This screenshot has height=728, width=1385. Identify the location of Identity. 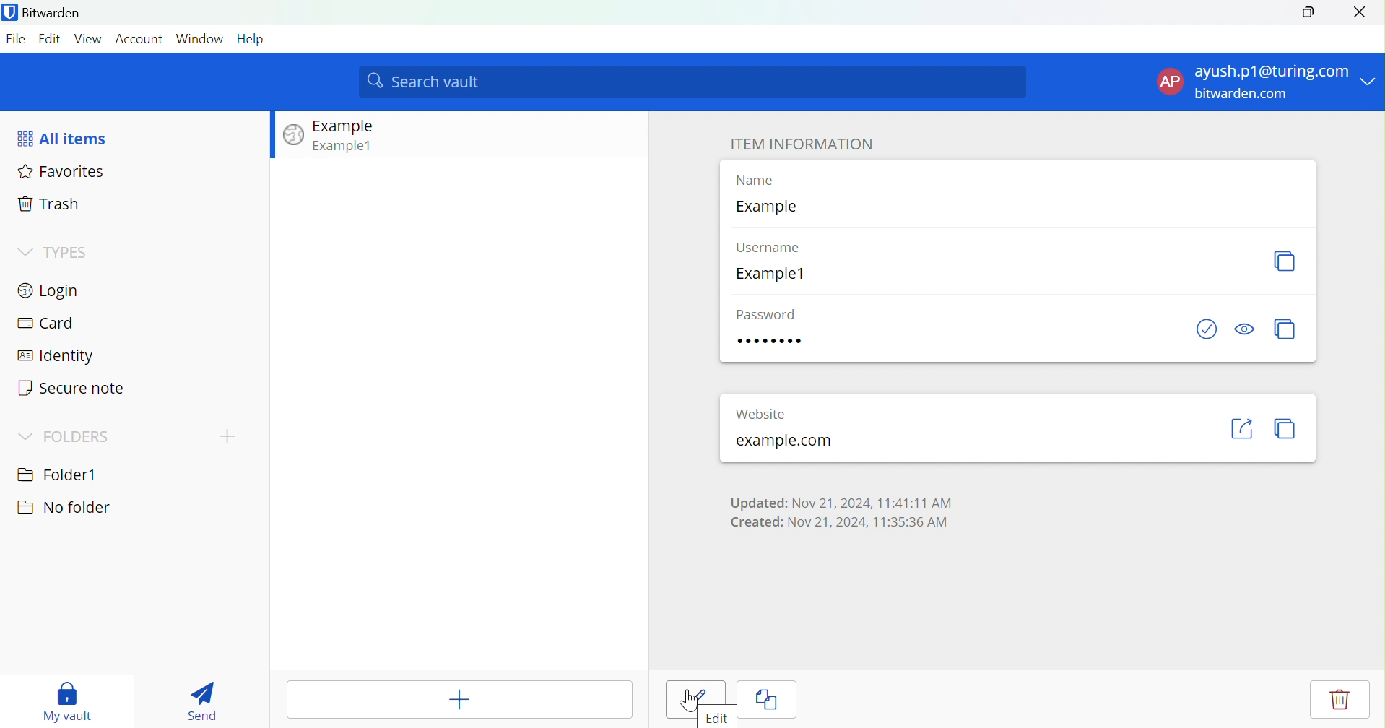
(57, 357).